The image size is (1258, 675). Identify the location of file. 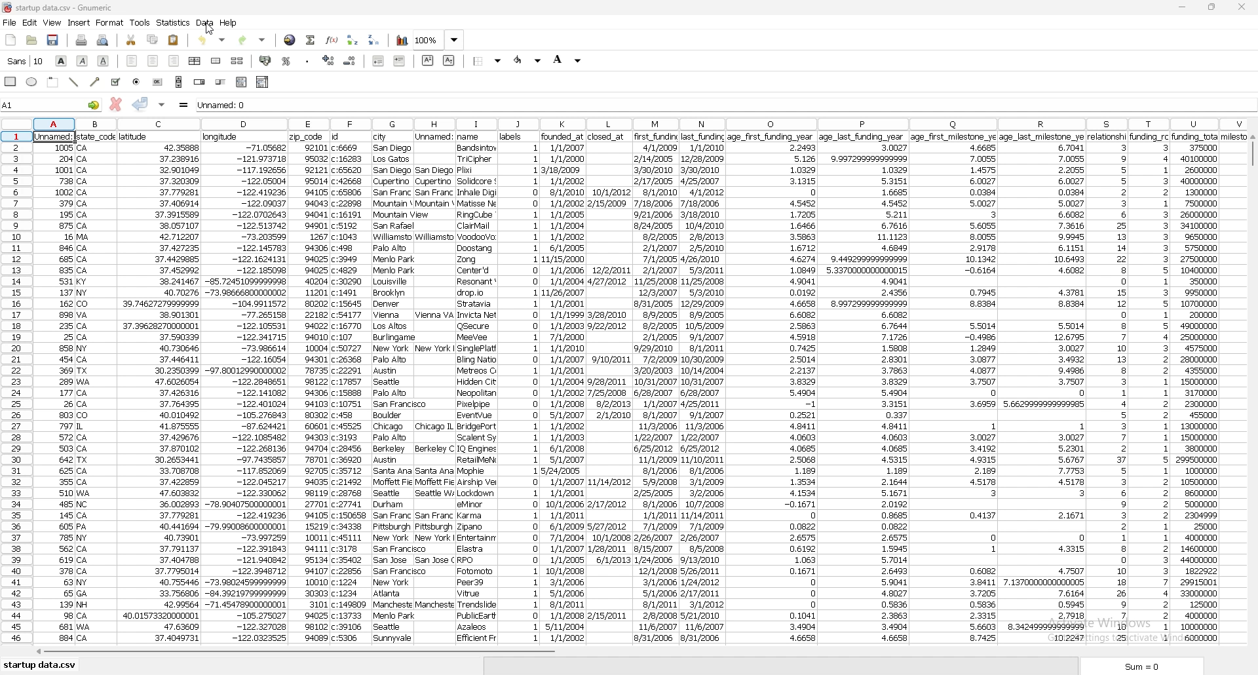
(10, 23).